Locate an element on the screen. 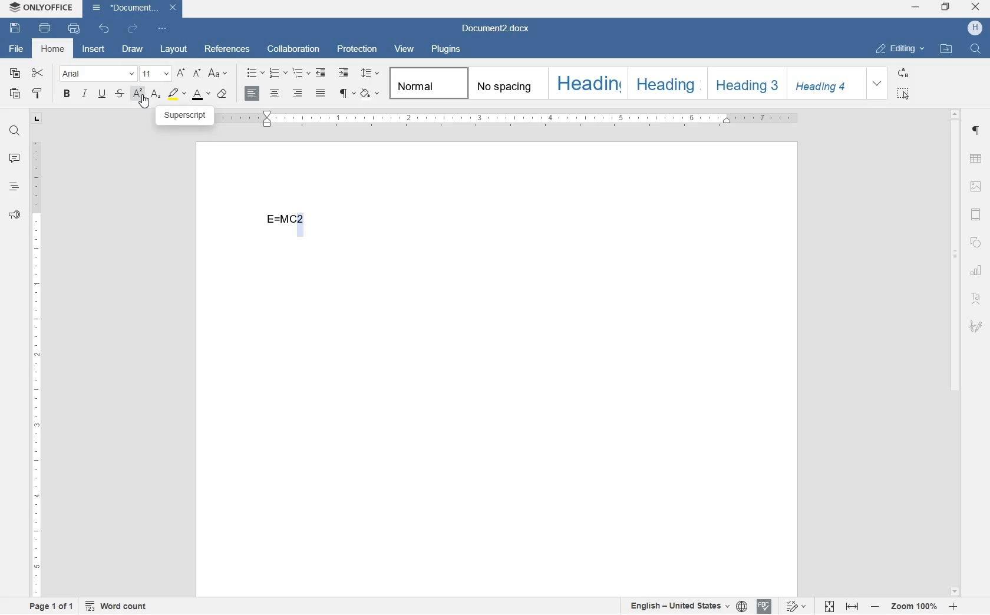 This screenshot has height=615, width=990. save is located at coordinates (15, 28).